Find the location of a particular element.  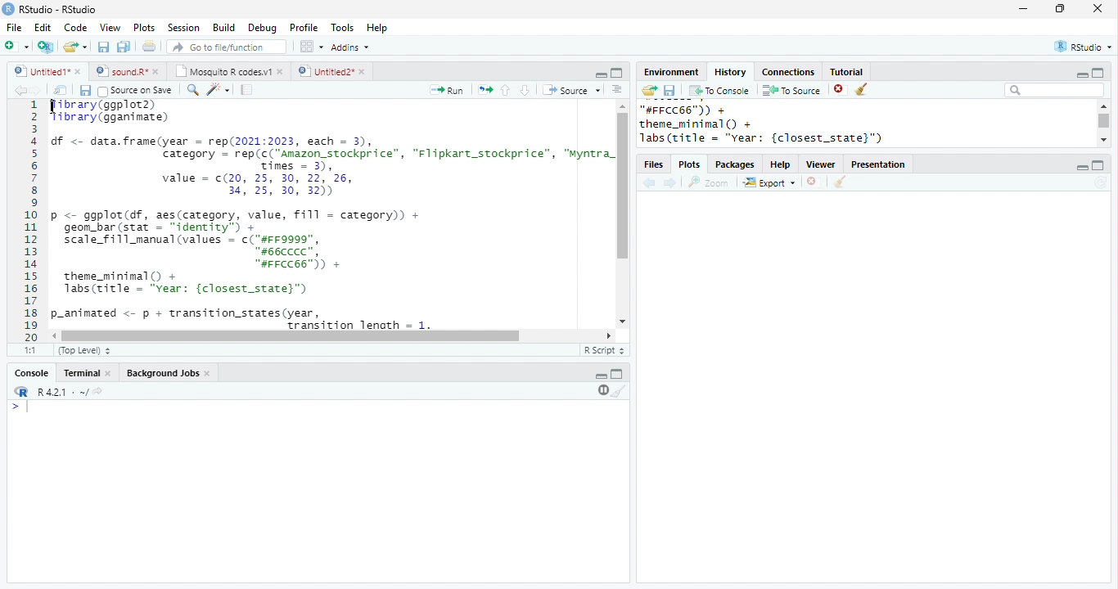

df <- data.frame(year = rep(2021:2023, each = 3),
category = rep(c("Amazon_stockprice”, "Flipkart_stockprice”, “Myntra_
Times = 3). is located at coordinates (332, 152).